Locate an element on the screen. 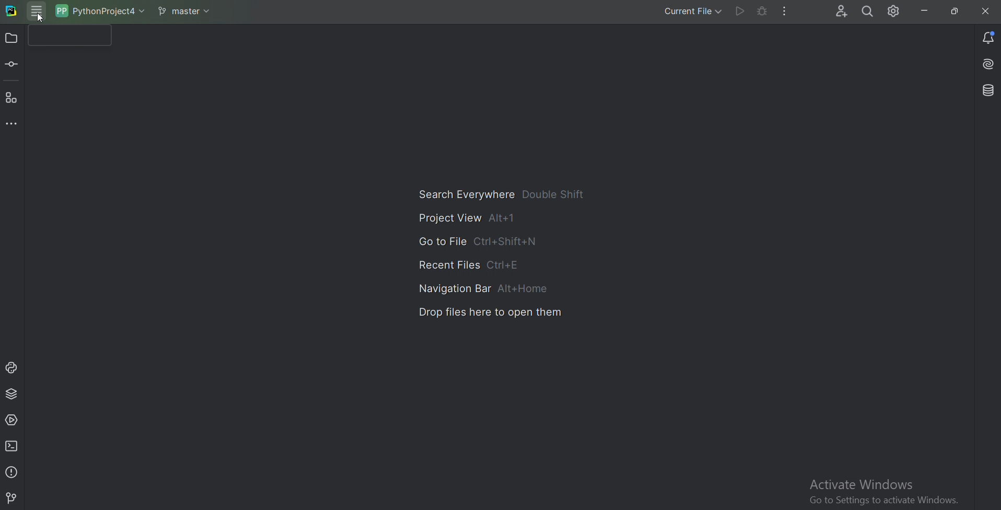 This screenshot has width=1001, height=510. Main menu is located at coordinates (39, 10).